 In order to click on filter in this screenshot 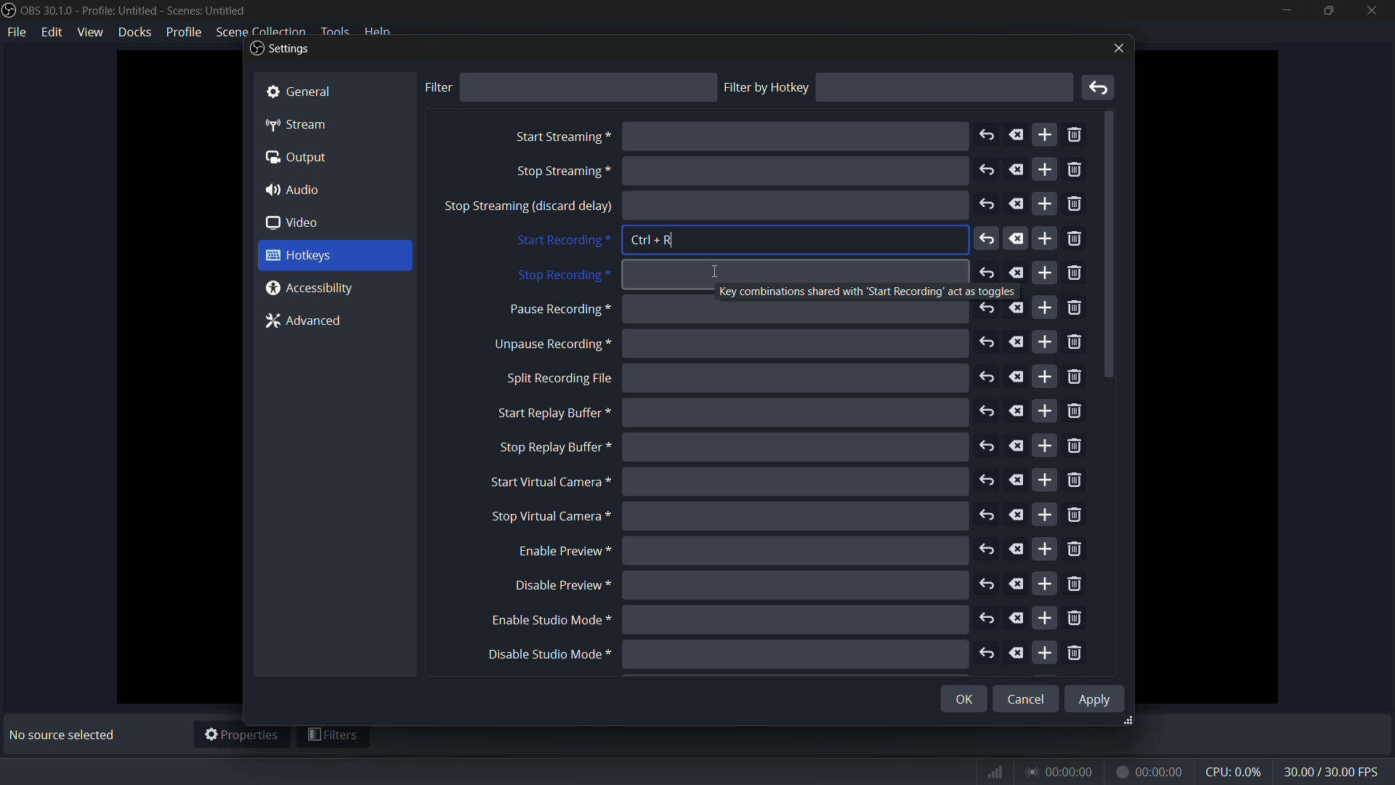, I will do `click(437, 87)`.